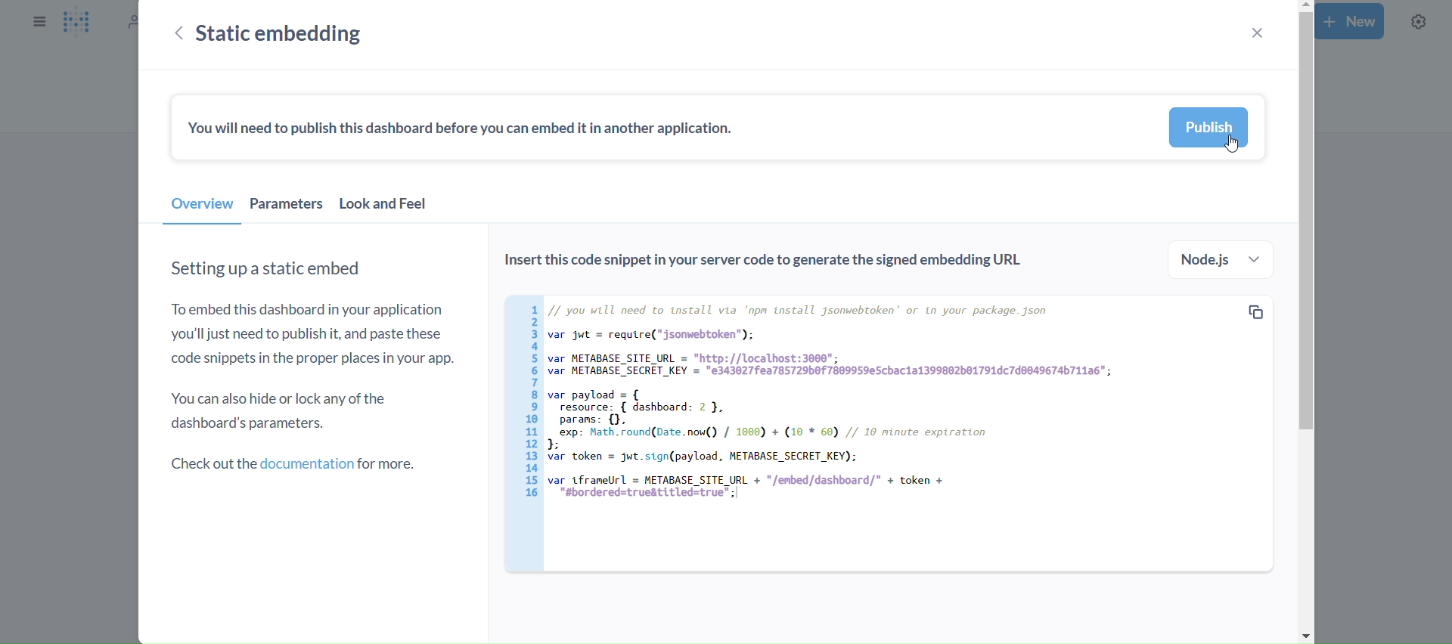  Describe the element at coordinates (774, 263) in the screenshot. I see `Insert this code snippet in your server code to generate the signed embedding URL` at that location.